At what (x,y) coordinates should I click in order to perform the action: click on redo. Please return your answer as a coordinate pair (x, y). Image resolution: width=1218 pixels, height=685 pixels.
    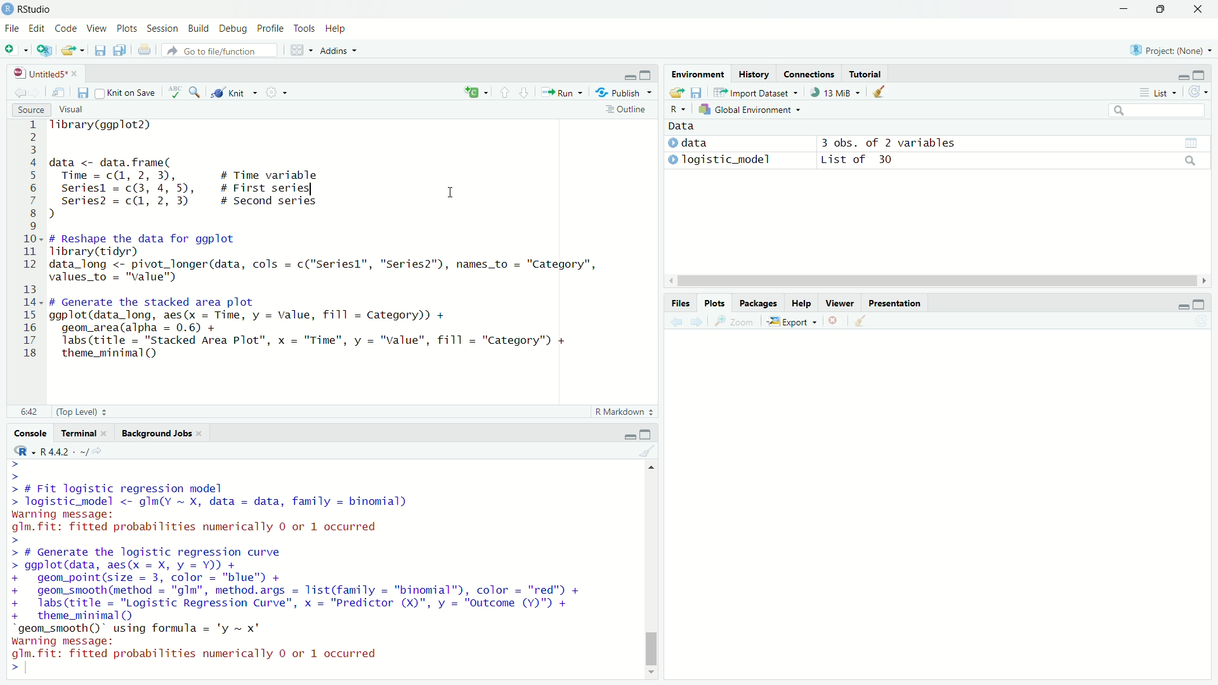
    Looking at the image, I should click on (173, 51).